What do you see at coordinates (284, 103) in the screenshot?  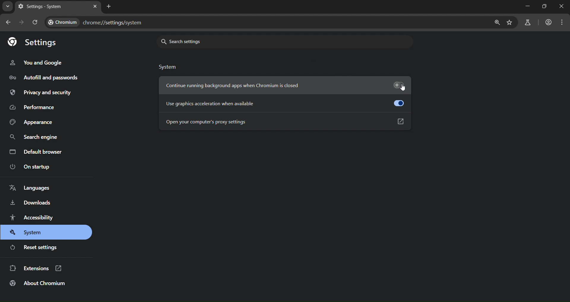 I see `use acceleration when available` at bounding box center [284, 103].